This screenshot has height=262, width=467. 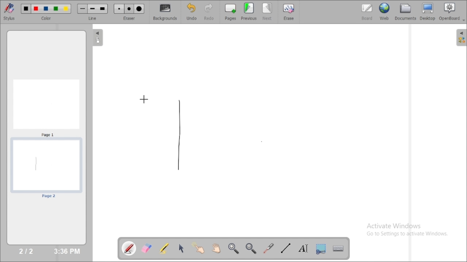 What do you see at coordinates (9, 11) in the screenshot?
I see `stylus` at bounding box center [9, 11].